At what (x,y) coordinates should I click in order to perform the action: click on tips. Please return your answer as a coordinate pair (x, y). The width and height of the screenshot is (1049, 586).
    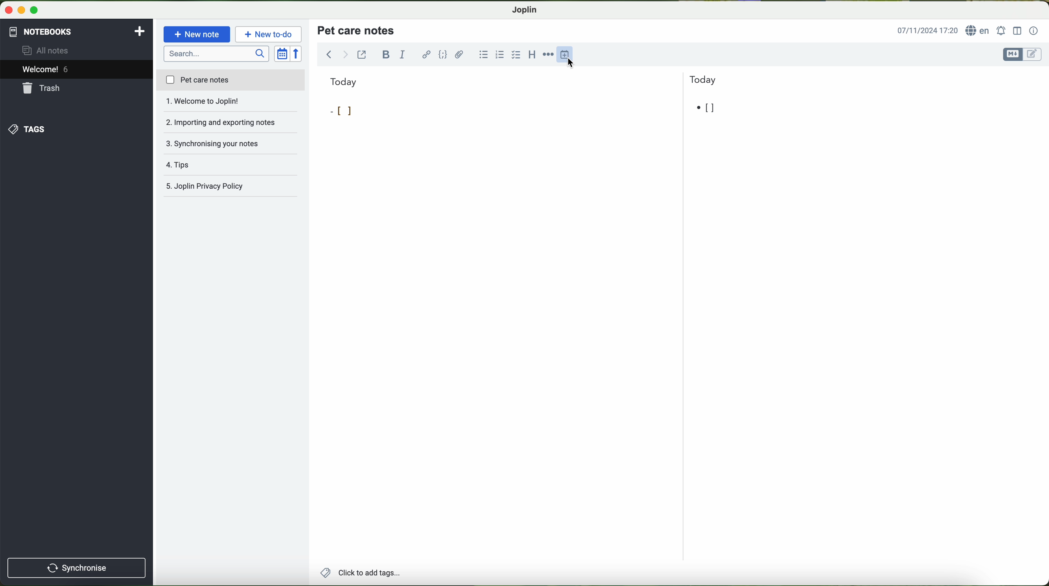
    Looking at the image, I should click on (231, 143).